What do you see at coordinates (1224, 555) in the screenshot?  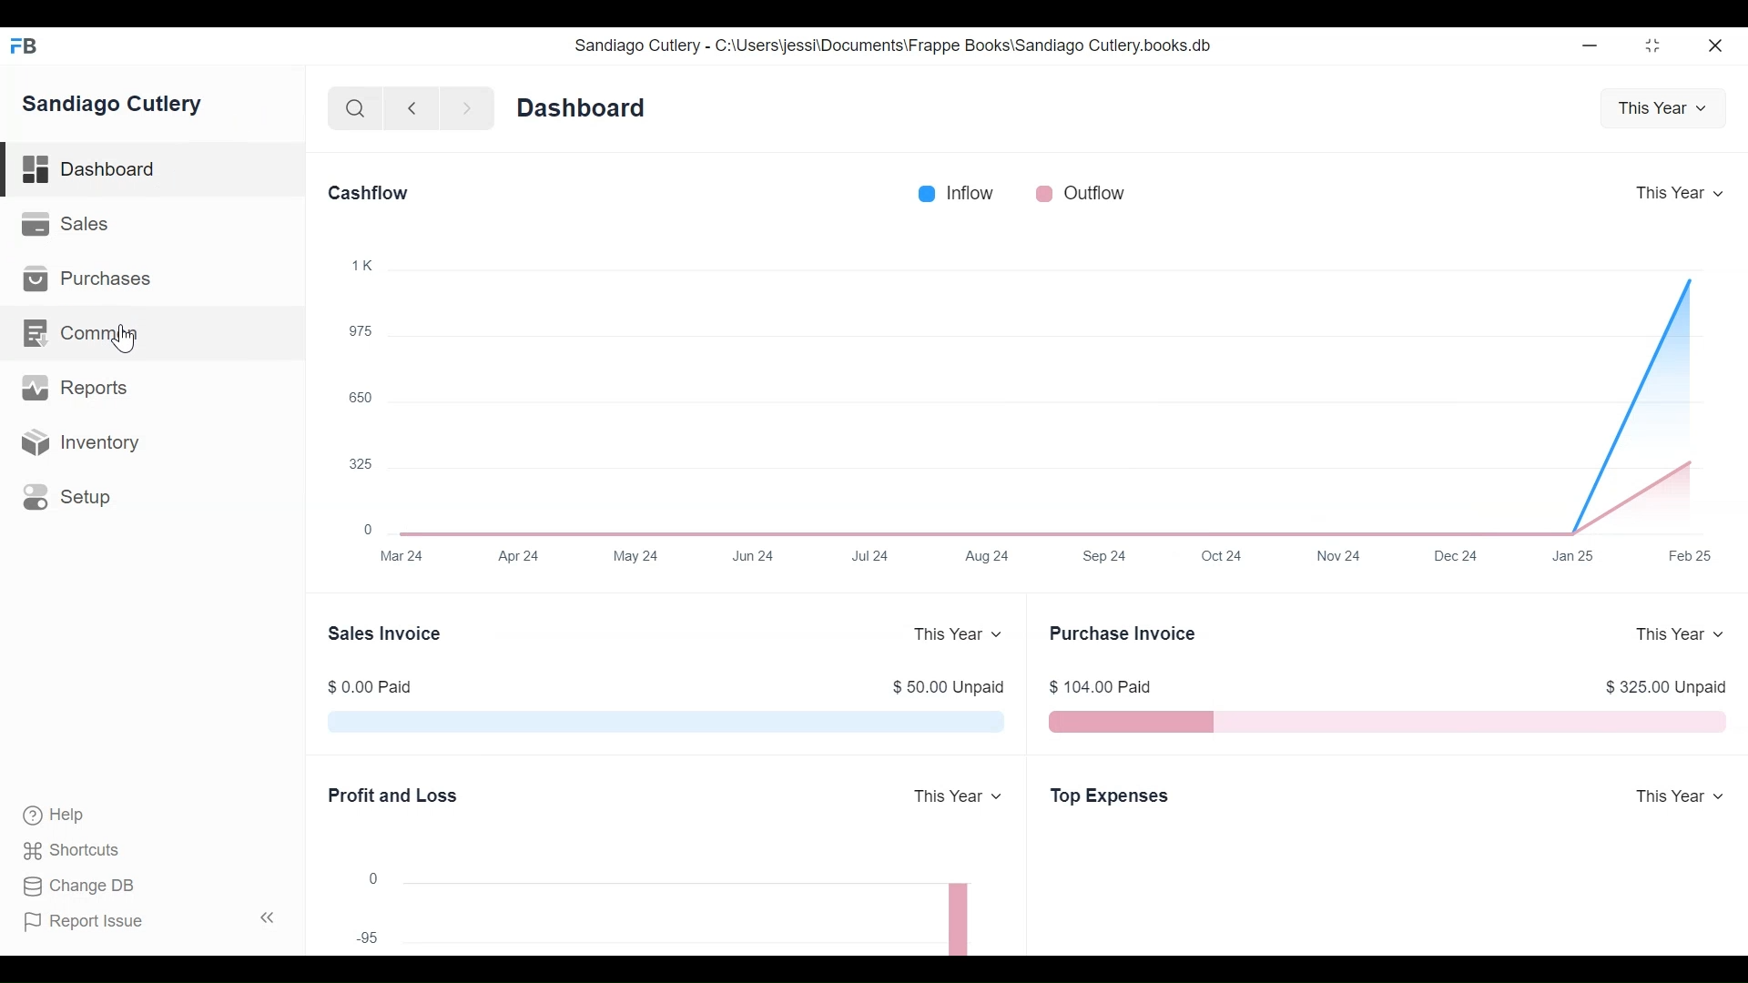 I see `Oct 24` at bounding box center [1224, 555].